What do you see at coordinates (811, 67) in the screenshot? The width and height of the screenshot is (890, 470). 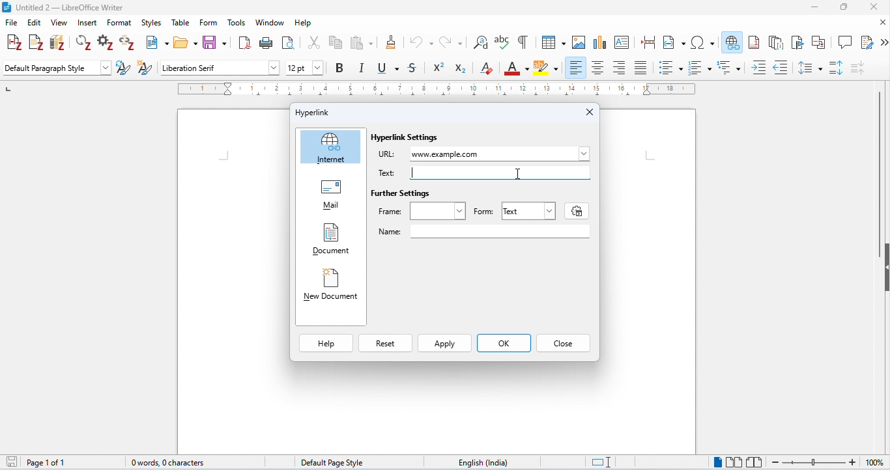 I see `line spacing` at bounding box center [811, 67].